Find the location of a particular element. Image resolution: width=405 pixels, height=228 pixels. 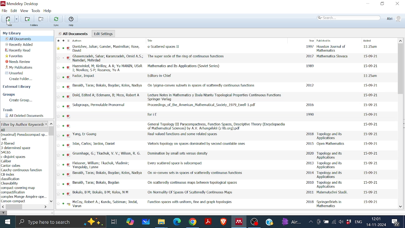

Favourite is located at coordinates (58, 185).